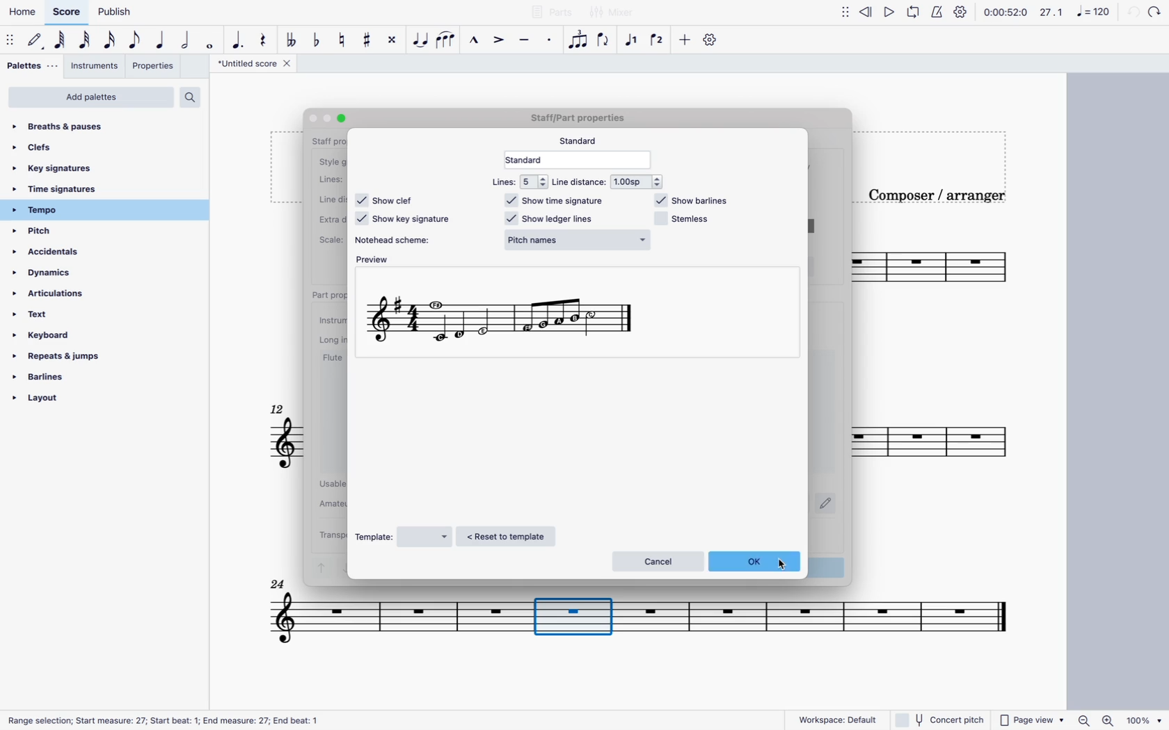  What do you see at coordinates (36, 39) in the screenshot?
I see `default` at bounding box center [36, 39].